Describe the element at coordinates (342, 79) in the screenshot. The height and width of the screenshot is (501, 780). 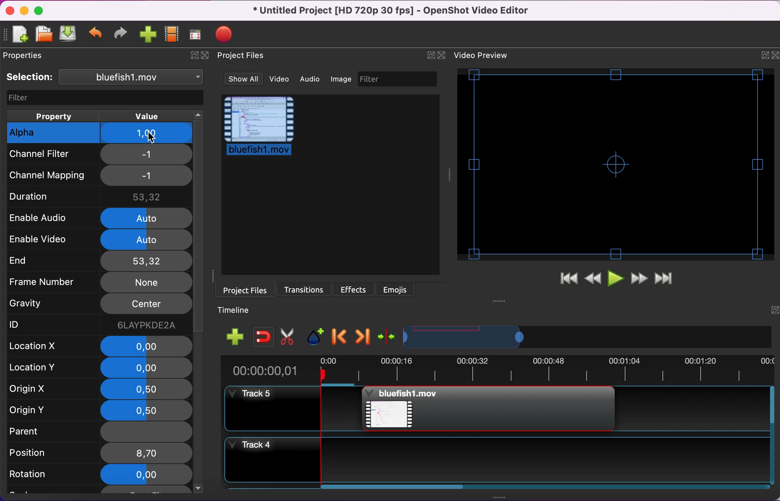
I see `image` at that location.